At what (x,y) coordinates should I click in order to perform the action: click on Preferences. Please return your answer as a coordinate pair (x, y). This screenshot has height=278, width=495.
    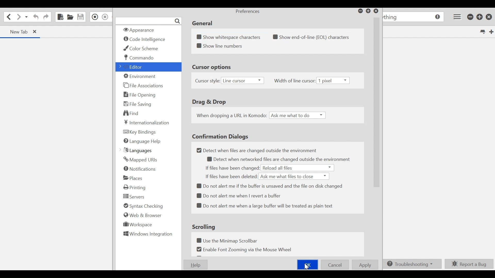
    Looking at the image, I should click on (247, 12).